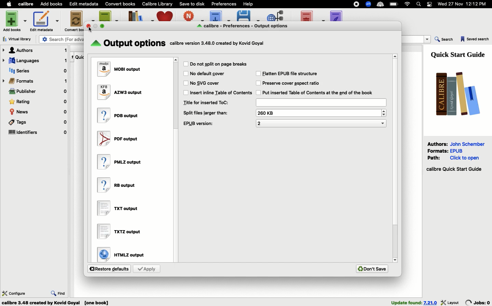  Describe the element at coordinates (478, 302) in the screenshot. I see `jobs` at that location.